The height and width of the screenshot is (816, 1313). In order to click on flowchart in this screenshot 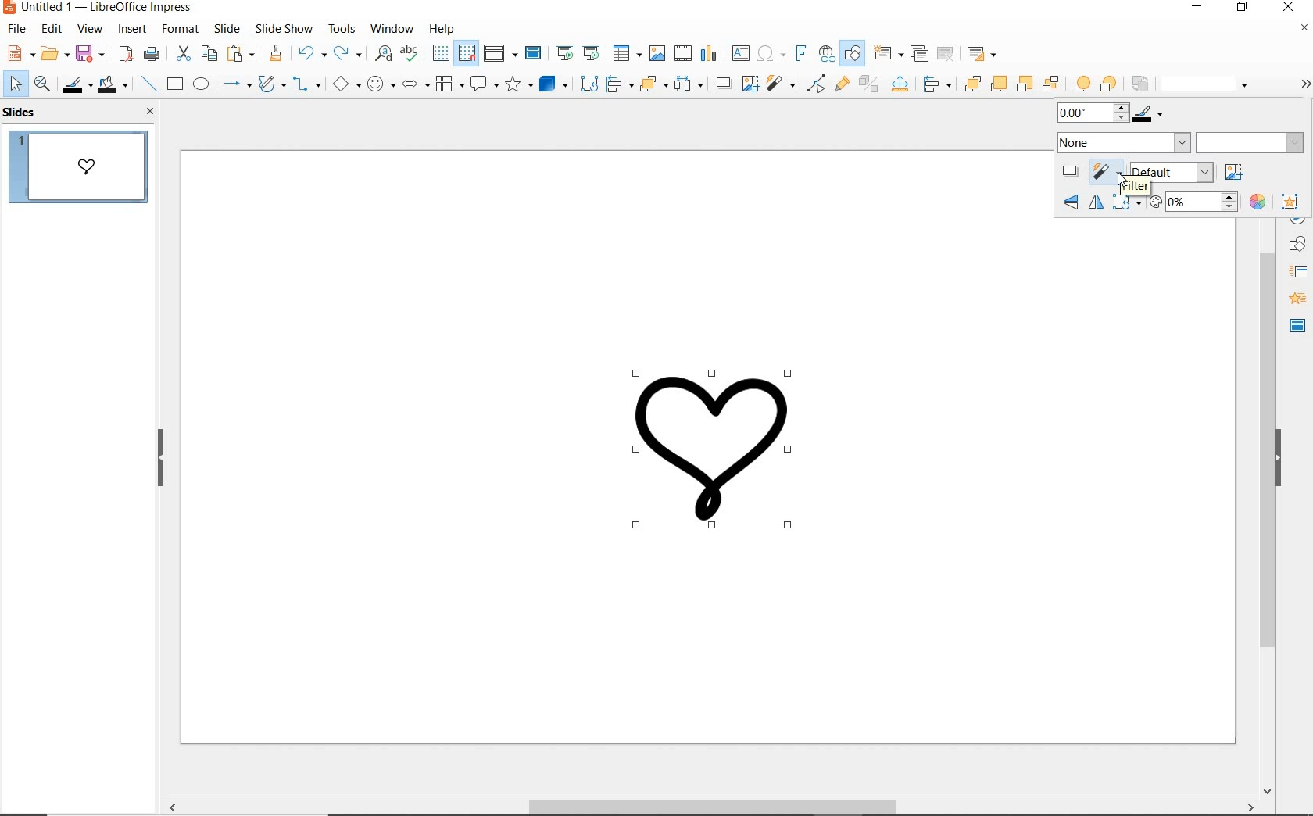, I will do `click(449, 84)`.